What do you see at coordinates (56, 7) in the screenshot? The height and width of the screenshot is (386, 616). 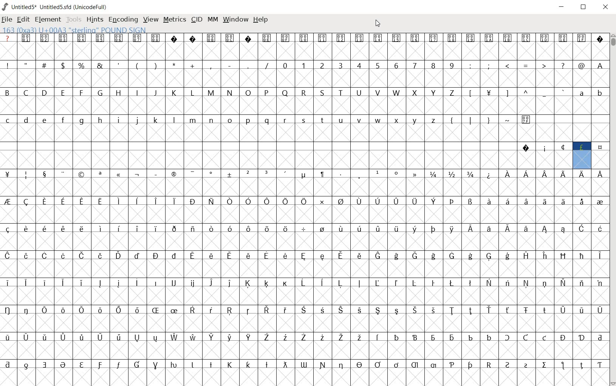 I see `Untitled5* Untitled5.sfd (UnicodeFull)` at bounding box center [56, 7].